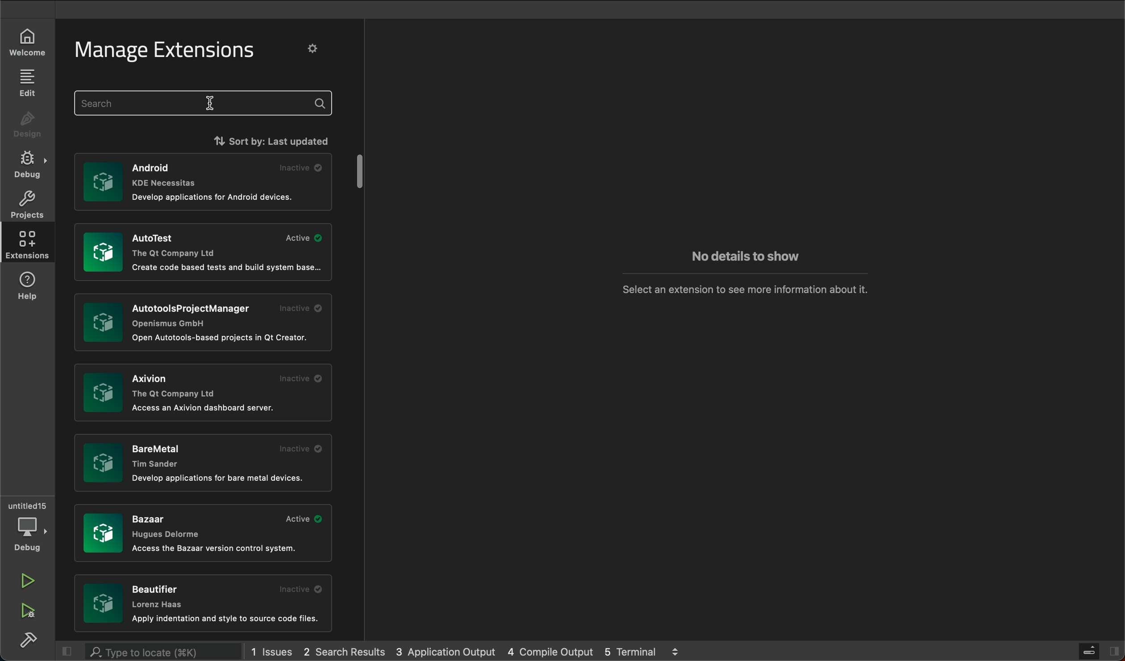 Image resolution: width=1125 pixels, height=661 pixels. What do you see at coordinates (1099, 651) in the screenshot?
I see `open sidebar` at bounding box center [1099, 651].